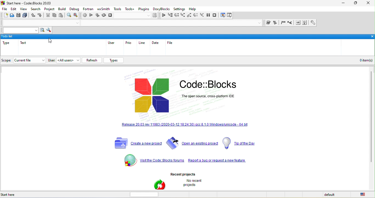 The height and width of the screenshot is (198, 375). I want to click on run to cursor, so click(170, 15).